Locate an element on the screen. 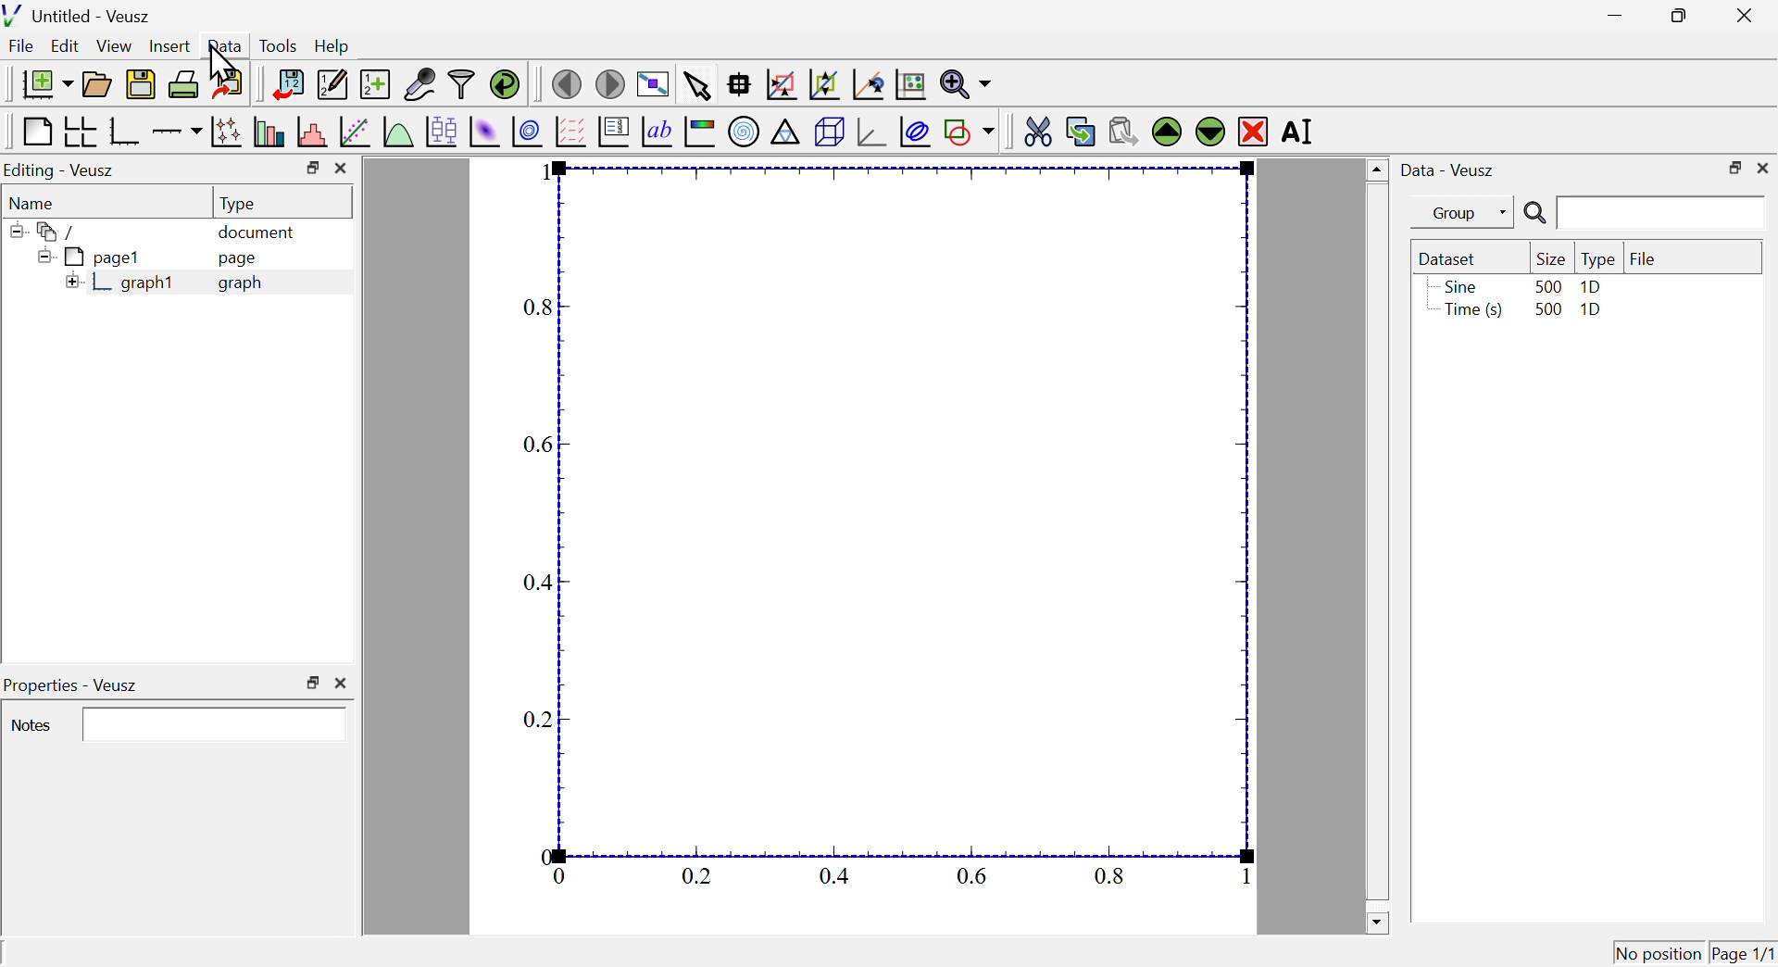 This screenshot has height=967, width=1778. 3d graph is located at coordinates (871, 132).